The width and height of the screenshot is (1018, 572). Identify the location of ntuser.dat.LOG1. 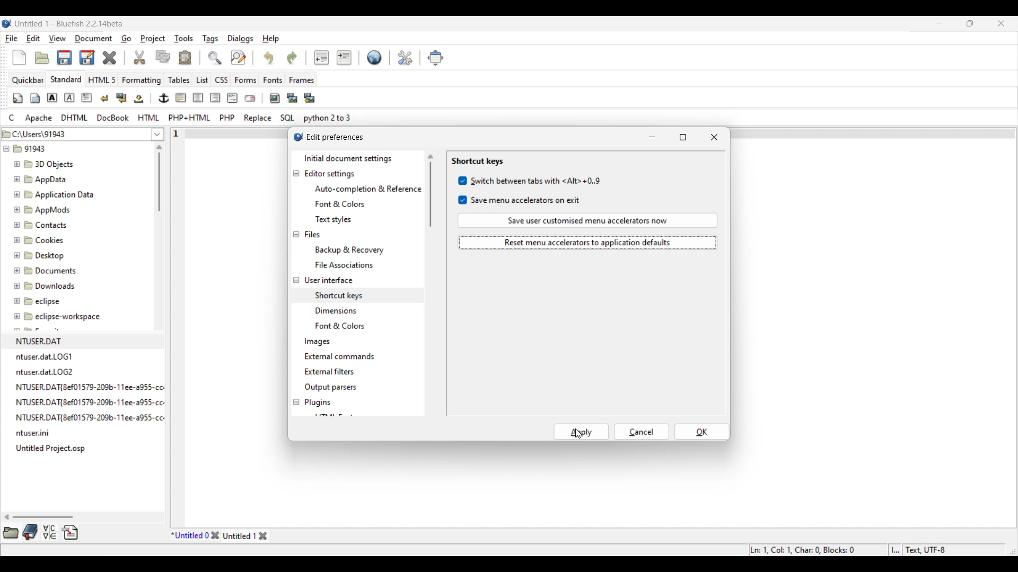
(46, 356).